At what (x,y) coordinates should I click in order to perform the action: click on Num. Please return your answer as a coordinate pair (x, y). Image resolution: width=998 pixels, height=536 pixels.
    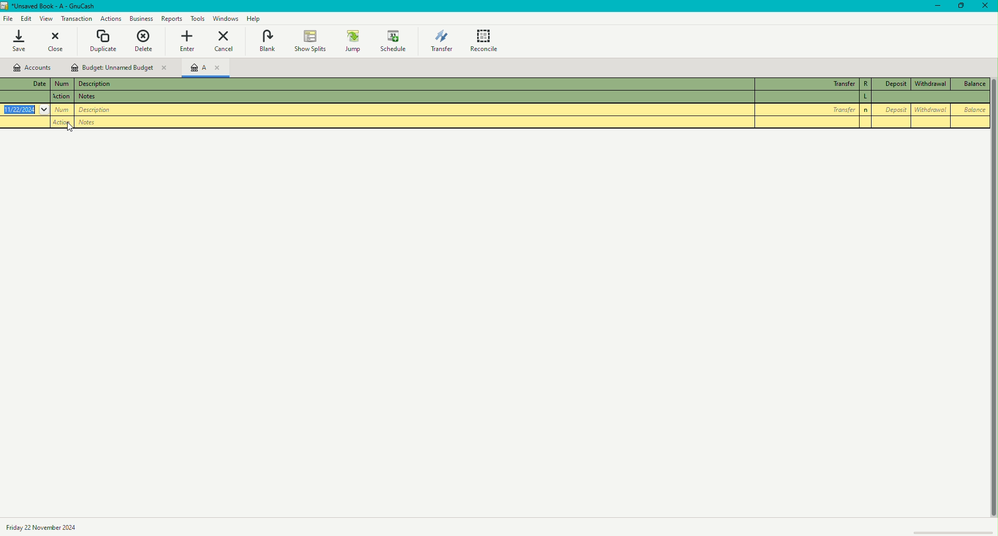
    Looking at the image, I should click on (63, 97).